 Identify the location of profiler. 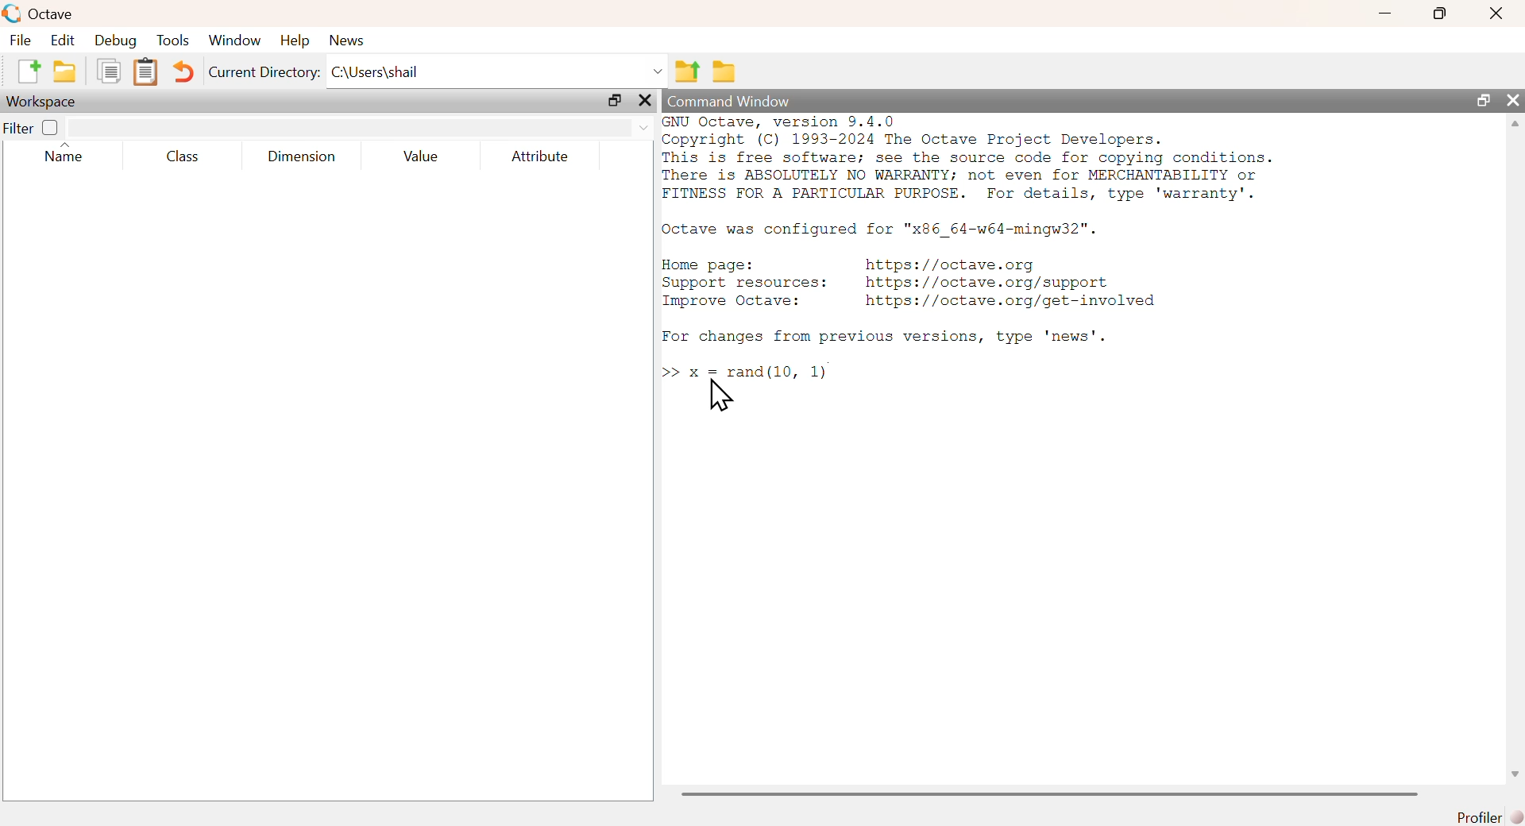
(1486, 817).